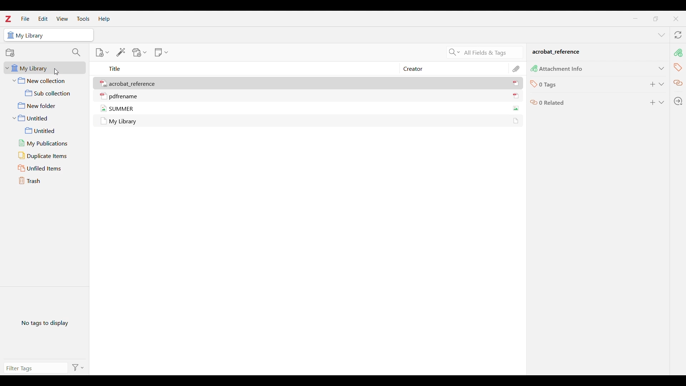 Image resolution: width=686 pixels, height=386 pixels. Describe the element at coordinates (516, 108) in the screenshot. I see `icon` at that location.